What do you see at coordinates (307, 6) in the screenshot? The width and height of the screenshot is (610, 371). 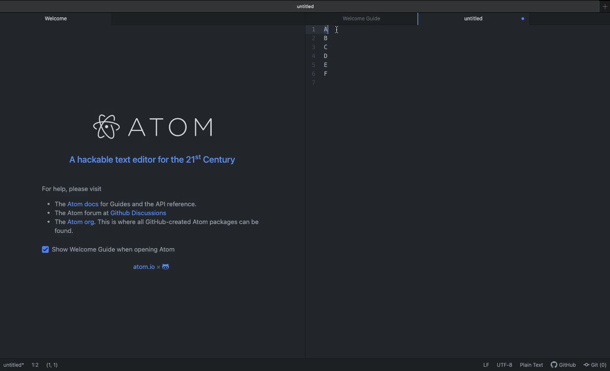 I see `Welcome guide` at bounding box center [307, 6].